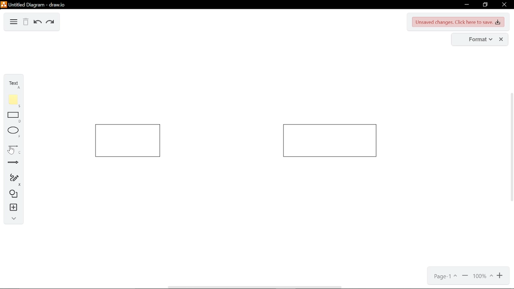 Image resolution: width=514 pixels, height=289 pixels. I want to click on arrows, so click(11, 163).